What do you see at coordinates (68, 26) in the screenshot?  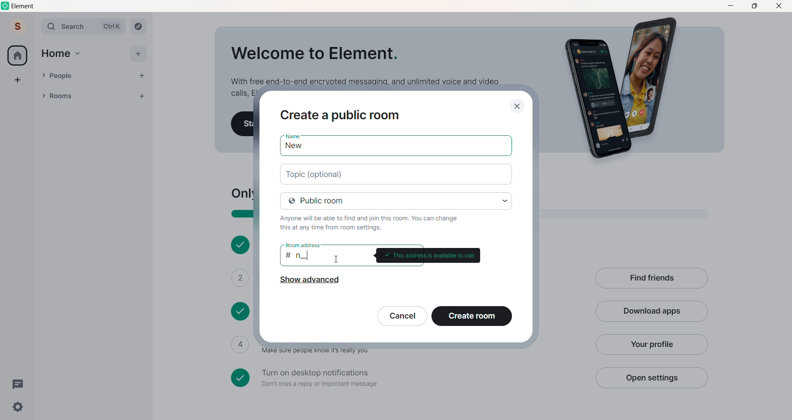 I see `Search Bar` at bounding box center [68, 26].